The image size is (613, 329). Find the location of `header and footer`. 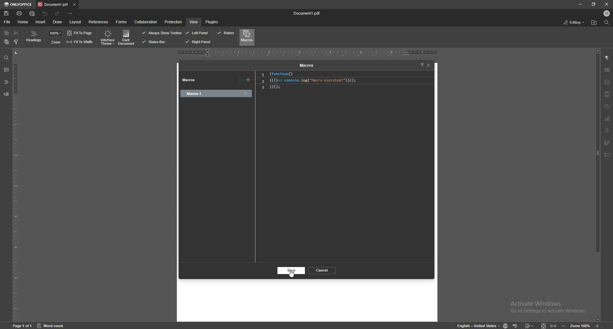

header and footer is located at coordinates (607, 94).